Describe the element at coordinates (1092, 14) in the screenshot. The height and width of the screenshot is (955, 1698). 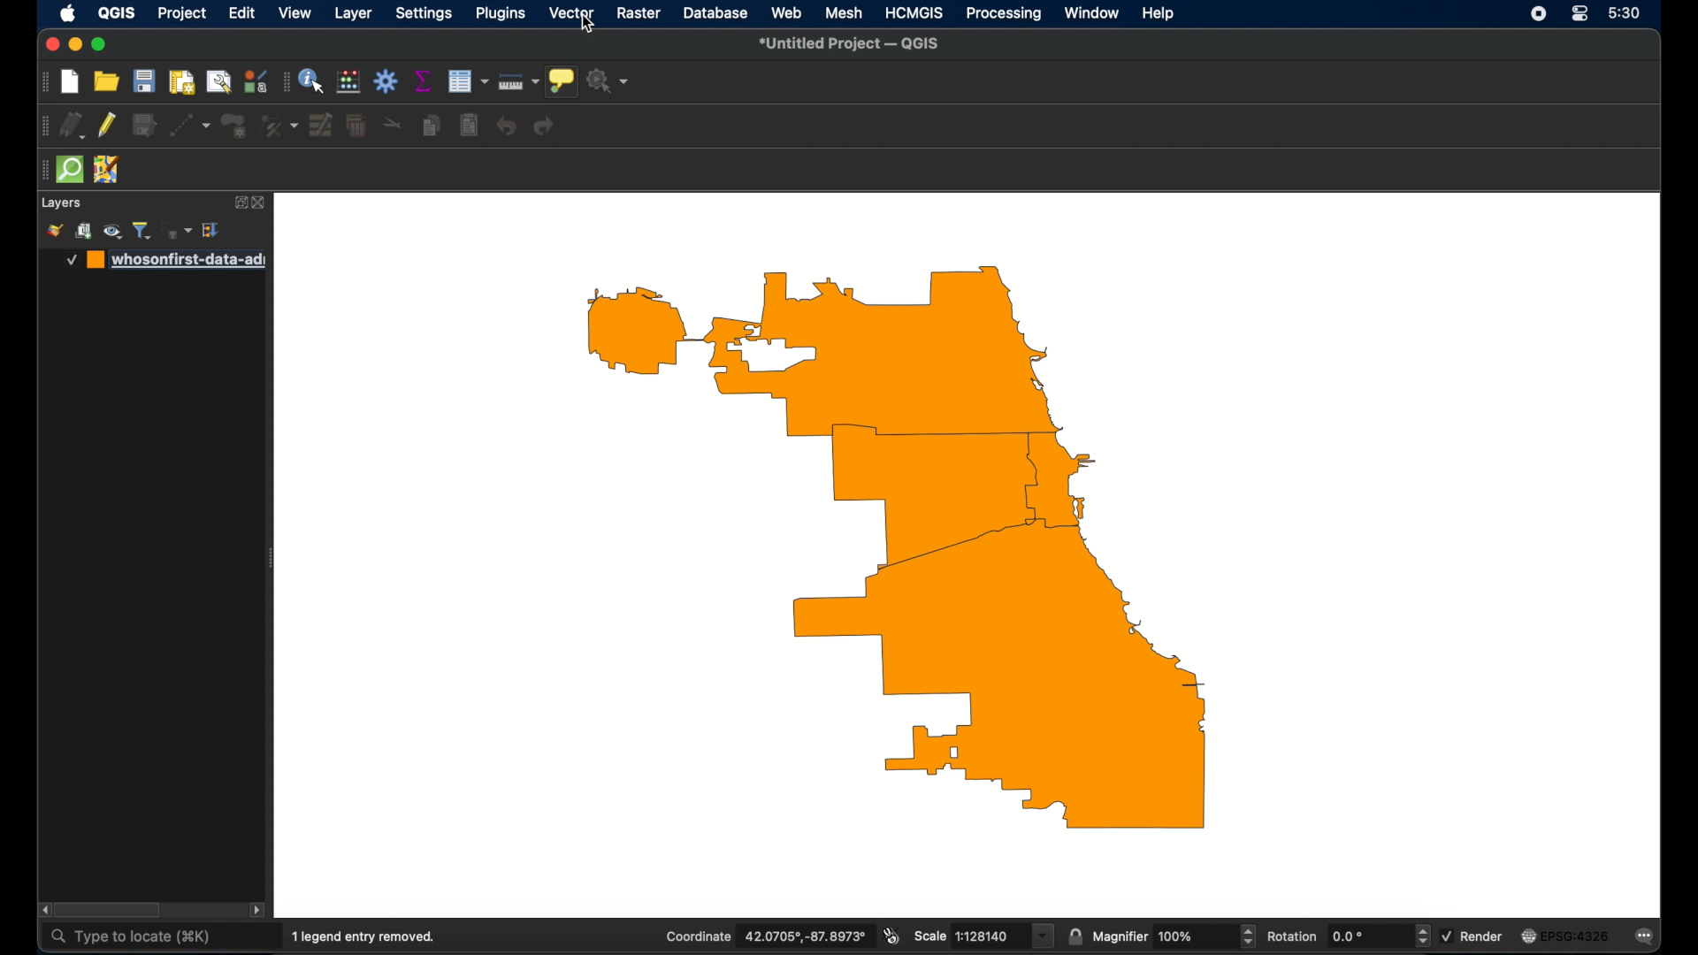
I see `window` at that location.